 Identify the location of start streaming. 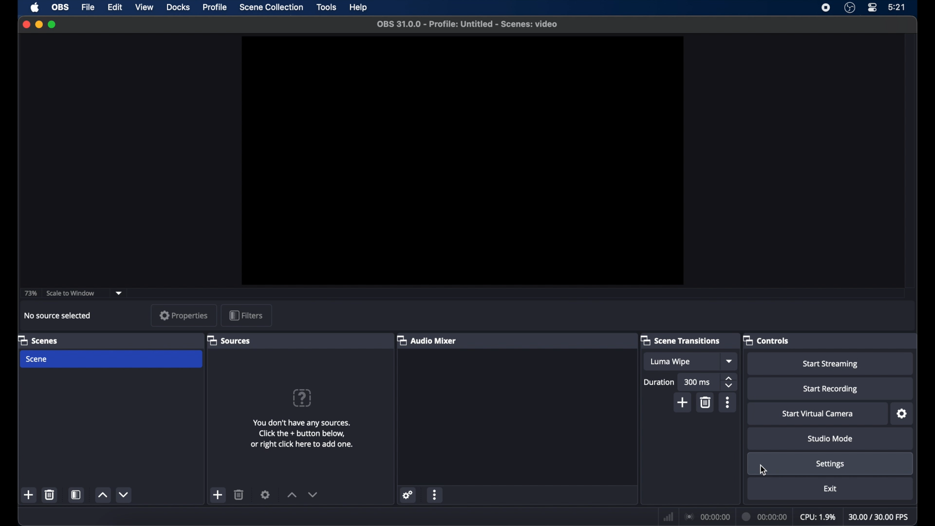
(833, 364).